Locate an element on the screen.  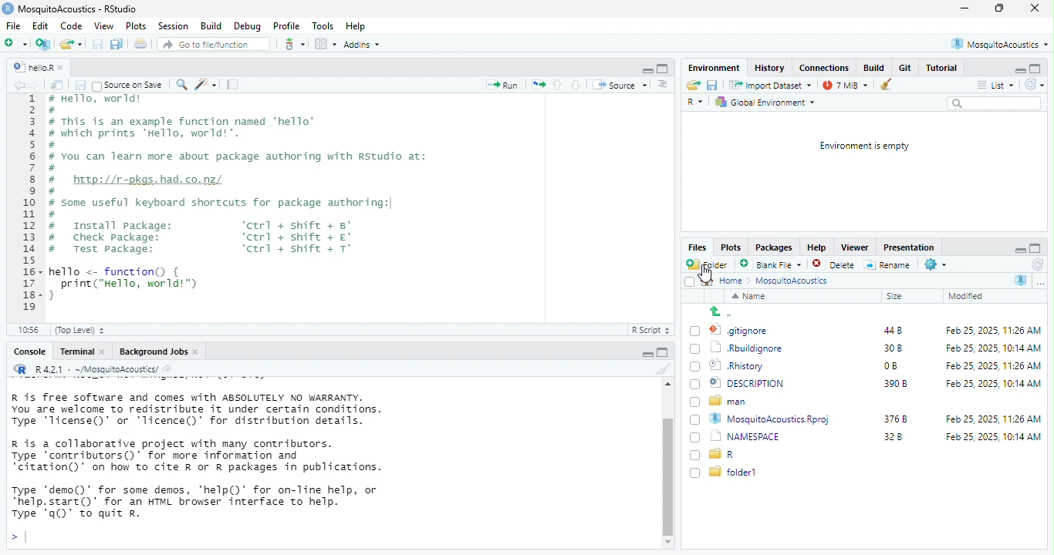
up to previous folder is located at coordinates (718, 313).